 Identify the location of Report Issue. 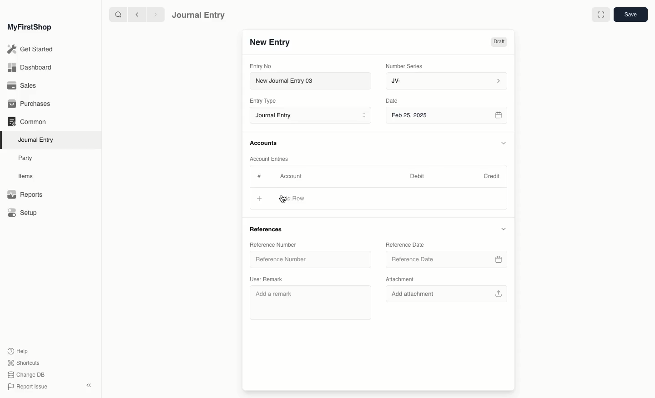
(27, 387).